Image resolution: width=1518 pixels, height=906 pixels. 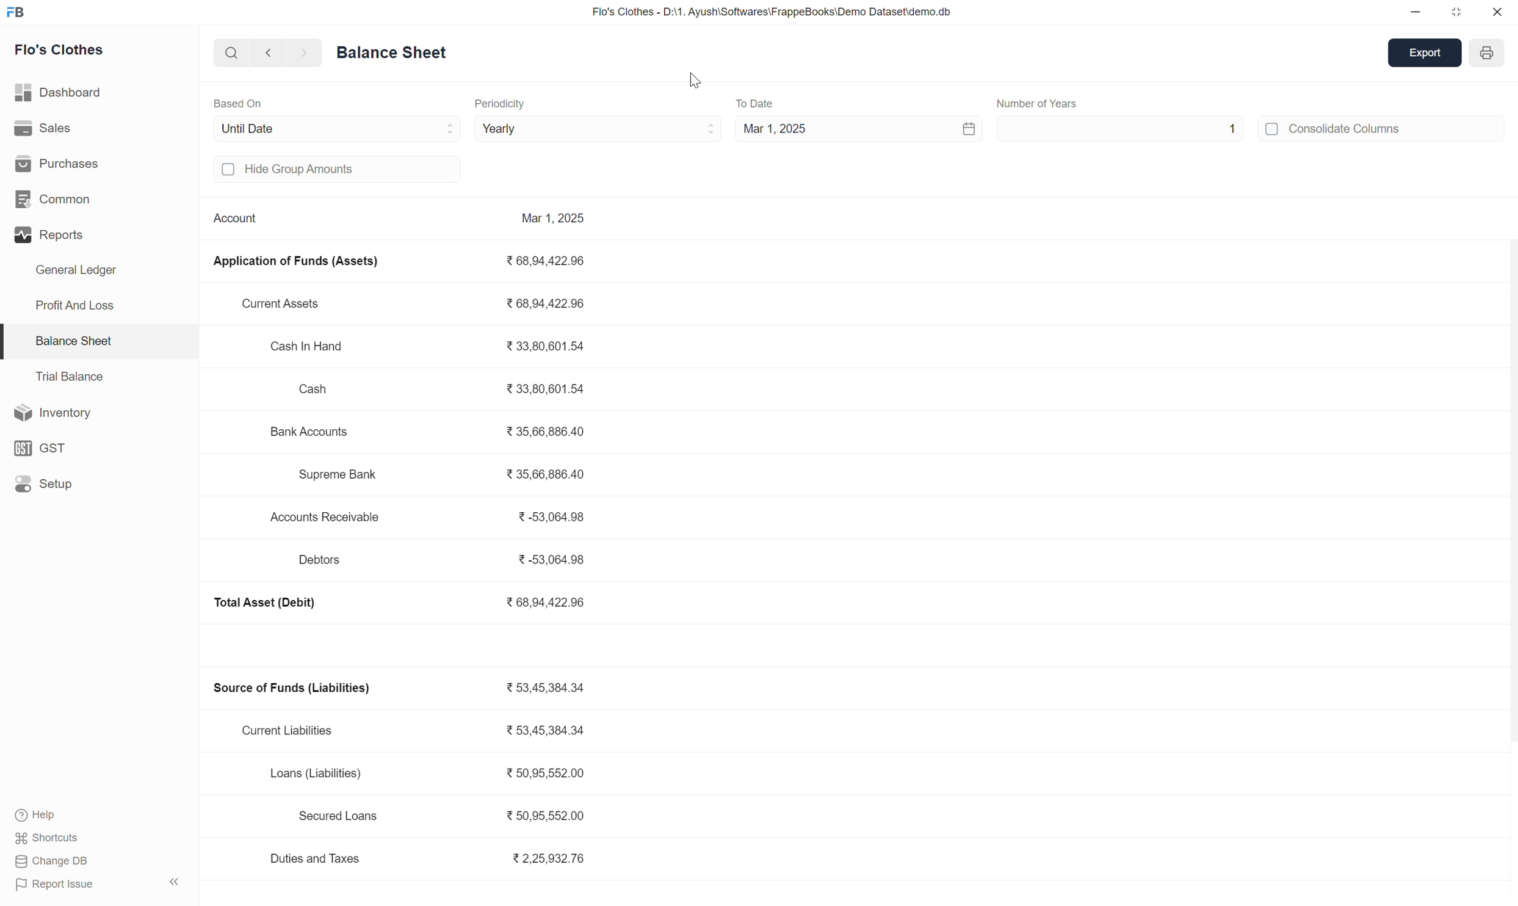 What do you see at coordinates (314, 390) in the screenshot?
I see `Cash` at bounding box center [314, 390].